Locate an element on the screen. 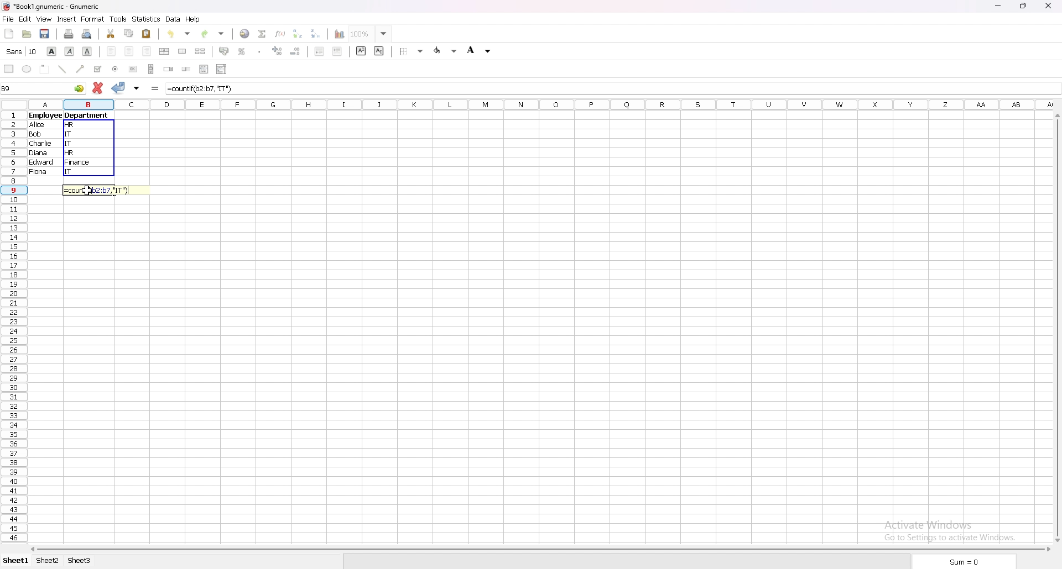 The width and height of the screenshot is (1062, 569). hyperlink is located at coordinates (245, 34).